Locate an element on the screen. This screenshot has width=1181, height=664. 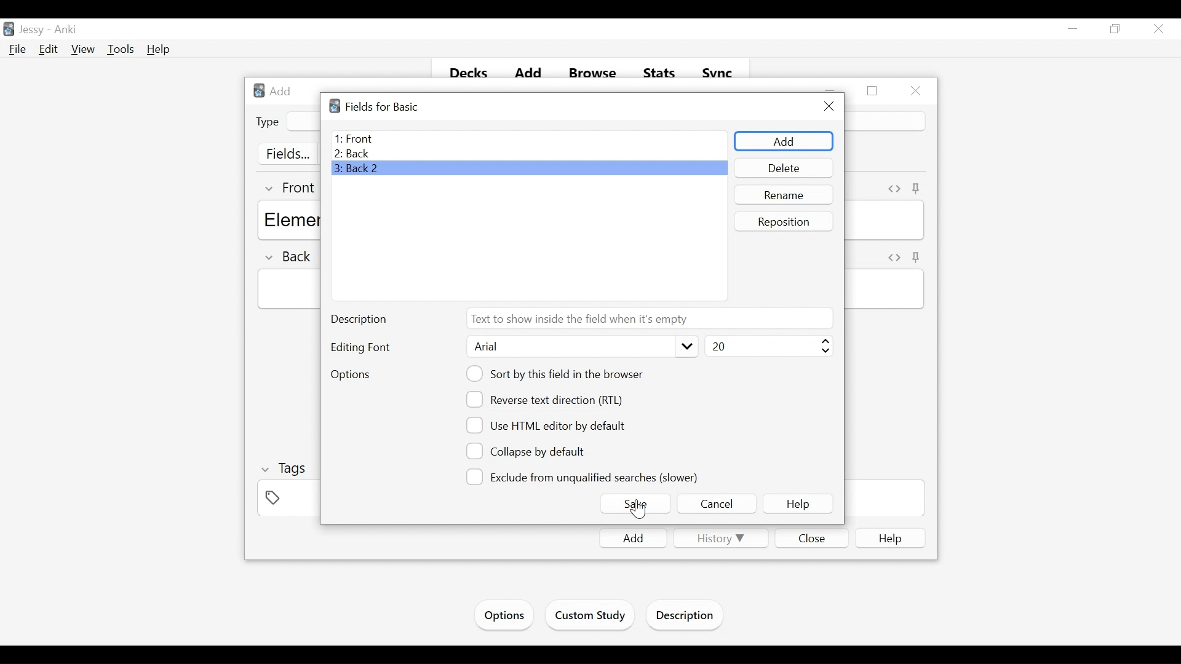
Front is located at coordinates (528, 136).